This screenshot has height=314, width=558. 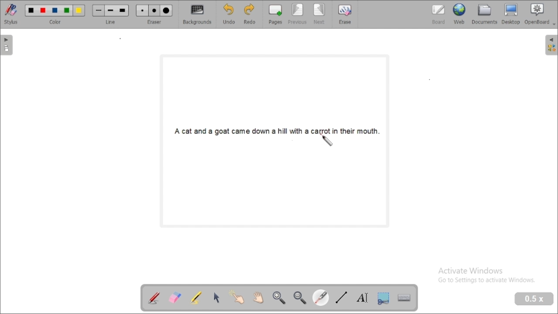 What do you see at coordinates (236, 297) in the screenshot?
I see `interact with items` at bounding box center [236, 297].